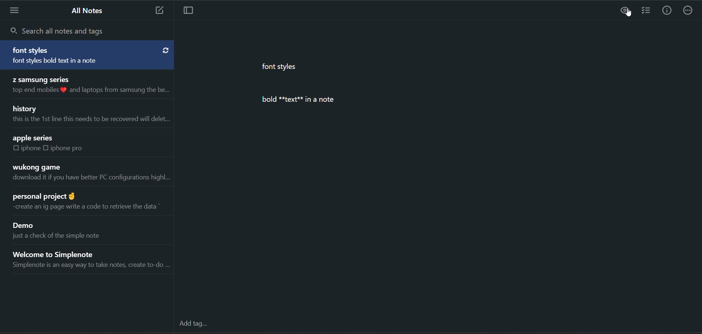  What do you see at coordinates (26, 108) in the screenshot?
I see `history` at bounding box center [26, 108].